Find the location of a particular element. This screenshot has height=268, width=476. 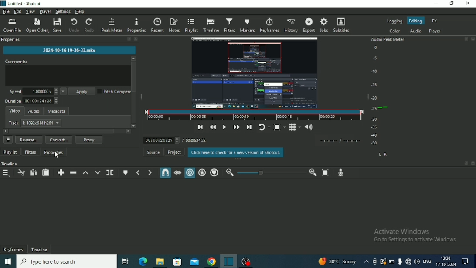

Playlist is located at coordinates (10, 153).